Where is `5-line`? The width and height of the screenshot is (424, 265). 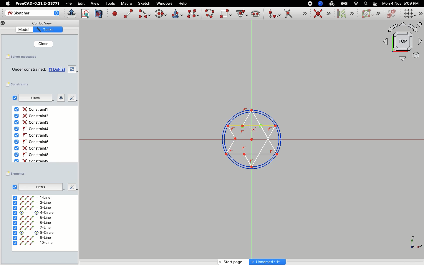
5-line is located at coordinates (33, 218).